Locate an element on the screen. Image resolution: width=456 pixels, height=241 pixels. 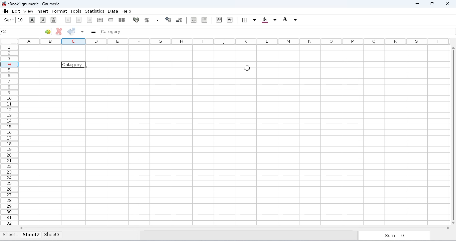
sheet1 is located at coordinates (11, 234).